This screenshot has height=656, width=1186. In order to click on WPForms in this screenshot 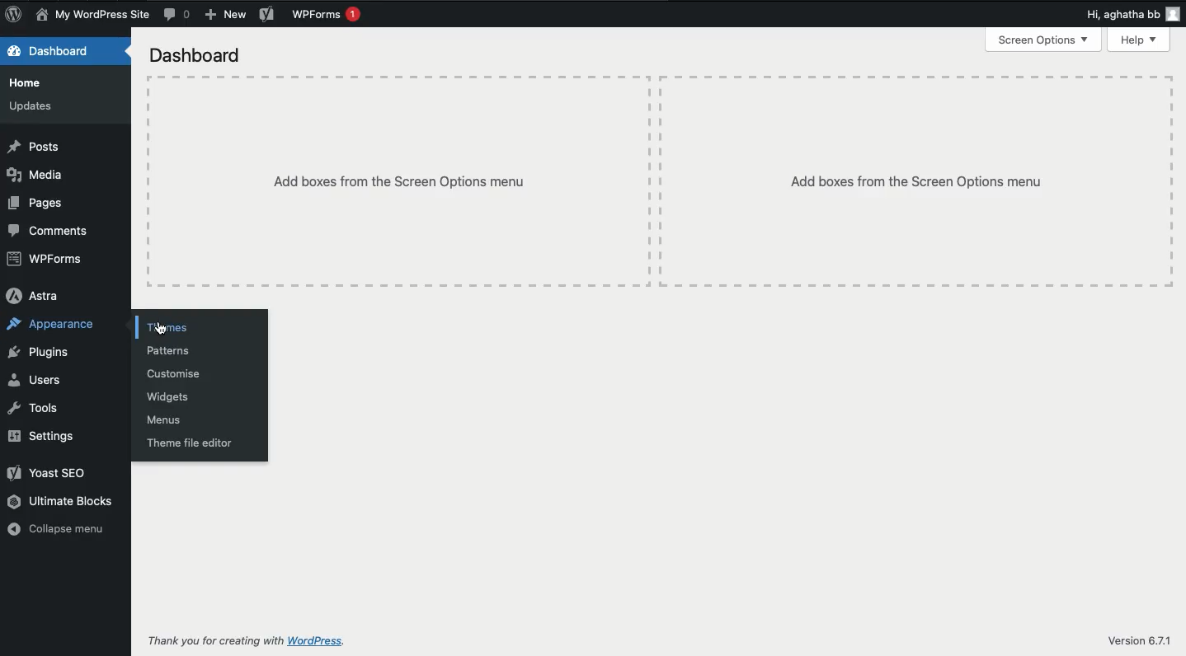, I will do `click(325, 15)`.